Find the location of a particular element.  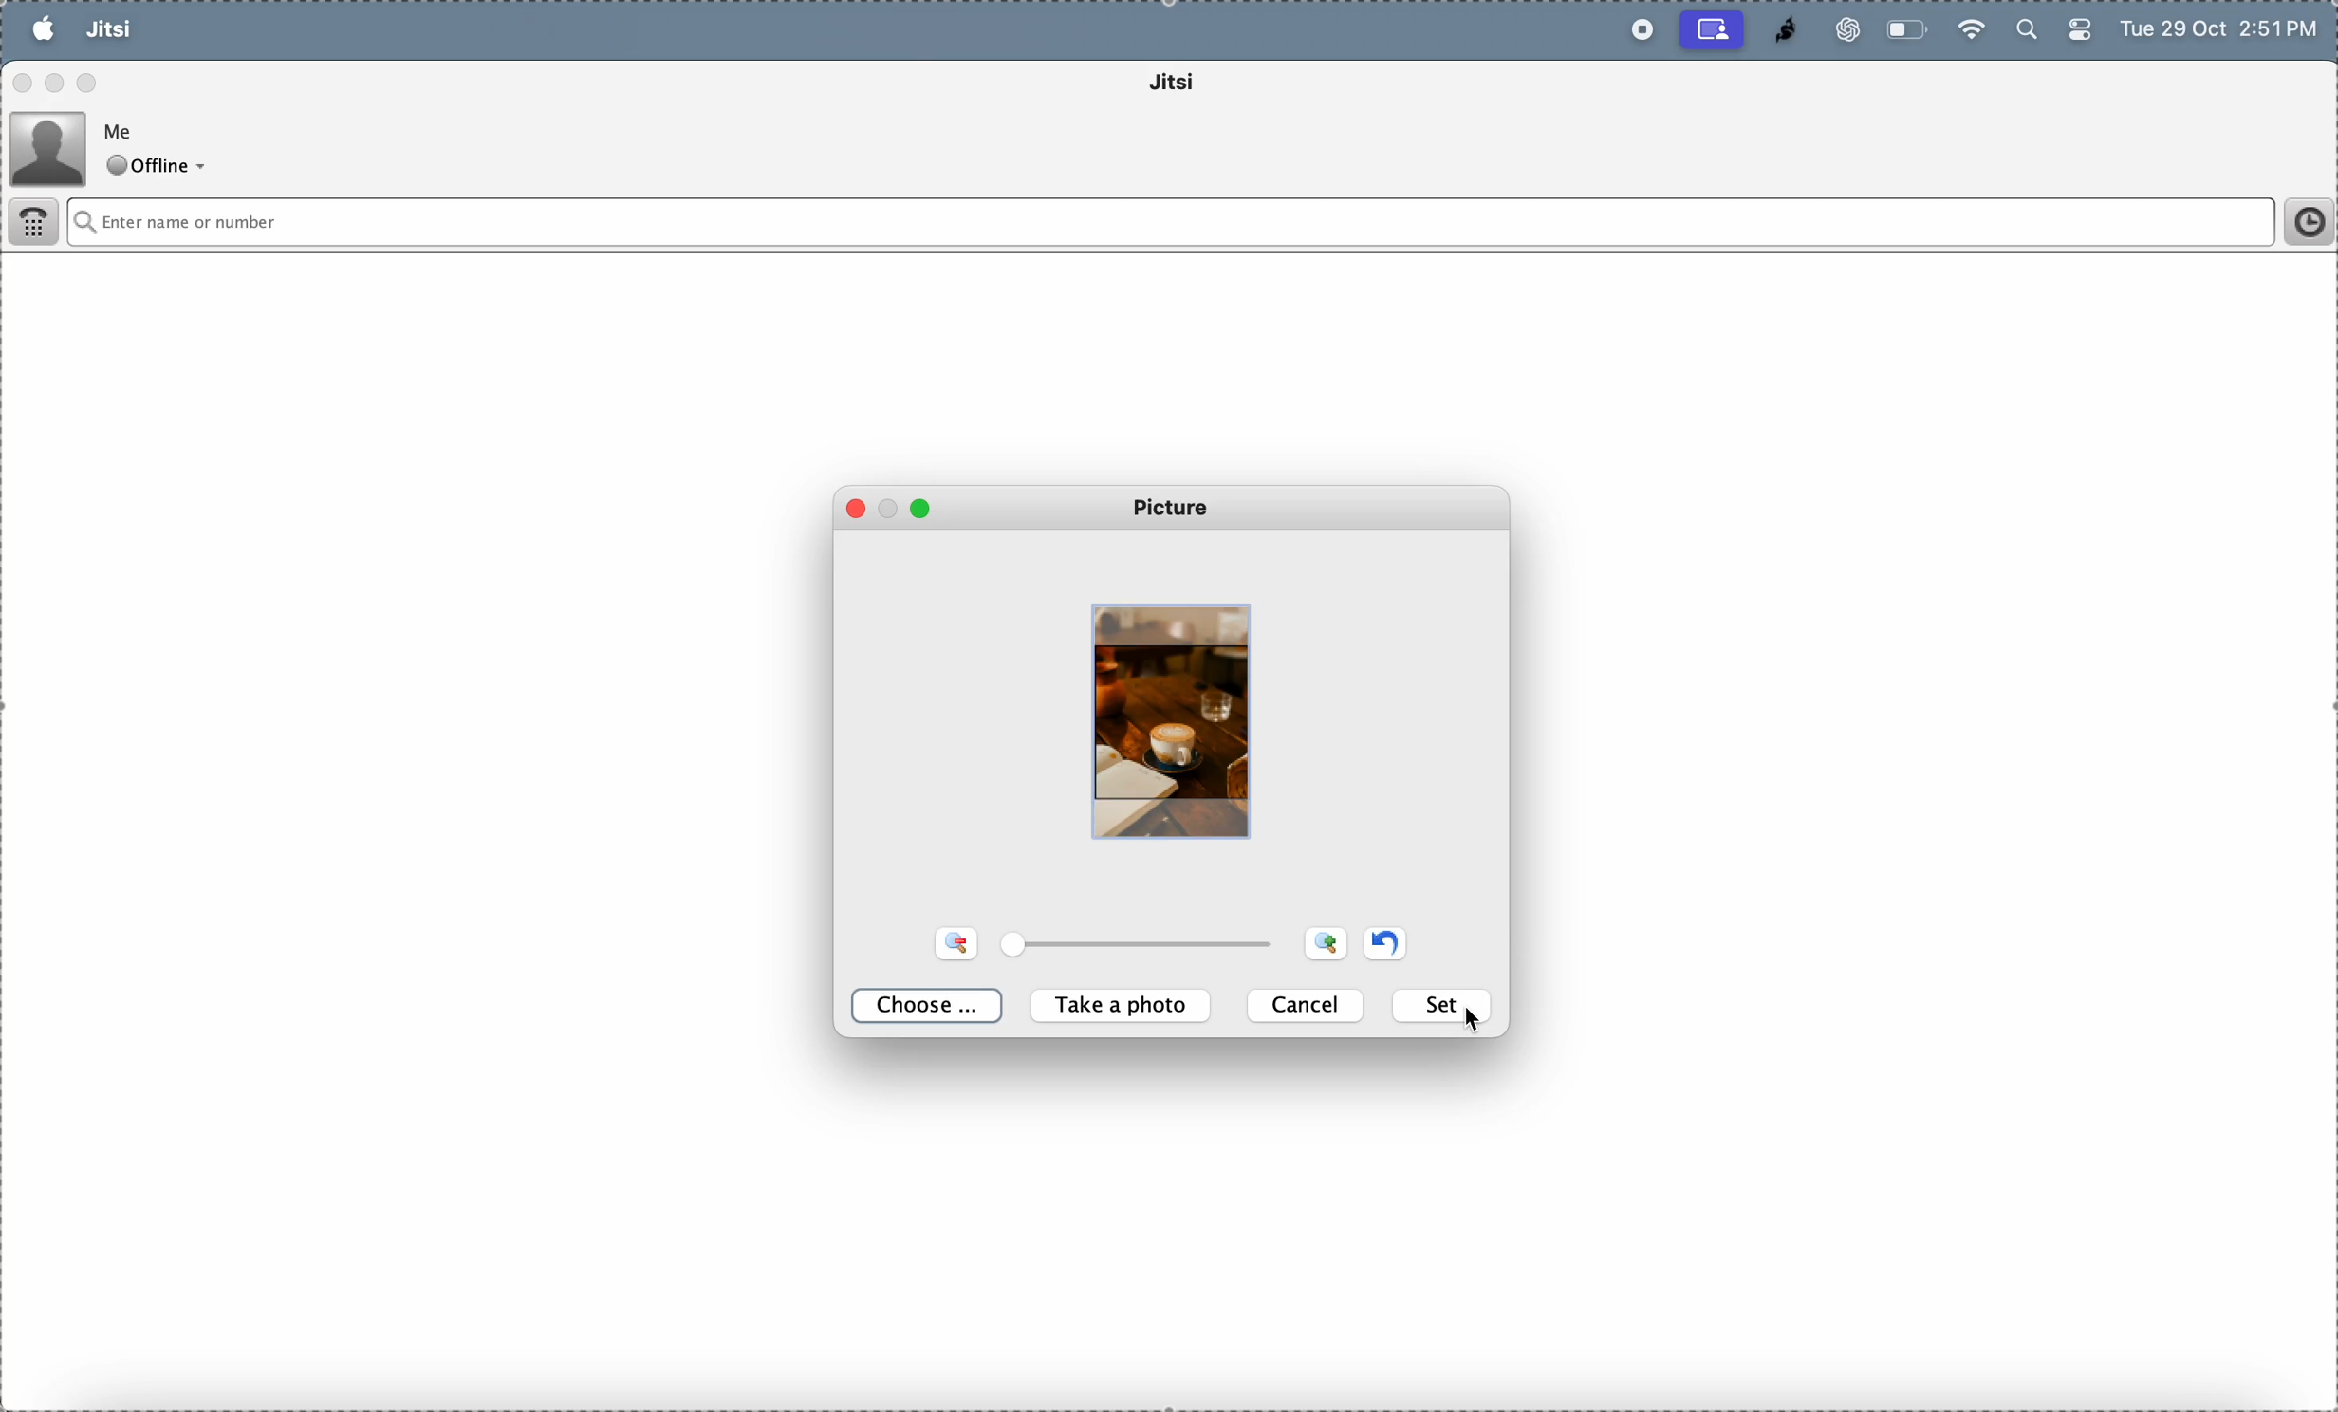

chatgpt is located at coordinates (1840, 29).